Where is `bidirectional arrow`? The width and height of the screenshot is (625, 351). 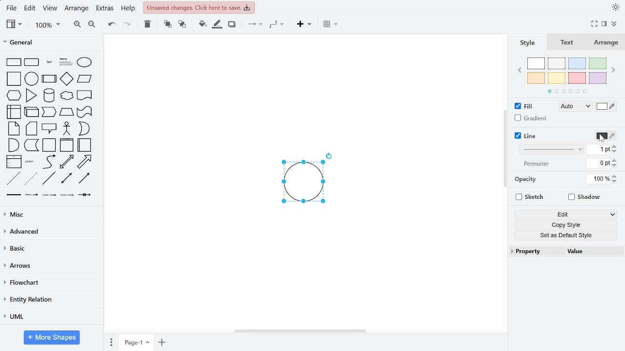
bidirectional arrow is located at coordinates (66, 162).